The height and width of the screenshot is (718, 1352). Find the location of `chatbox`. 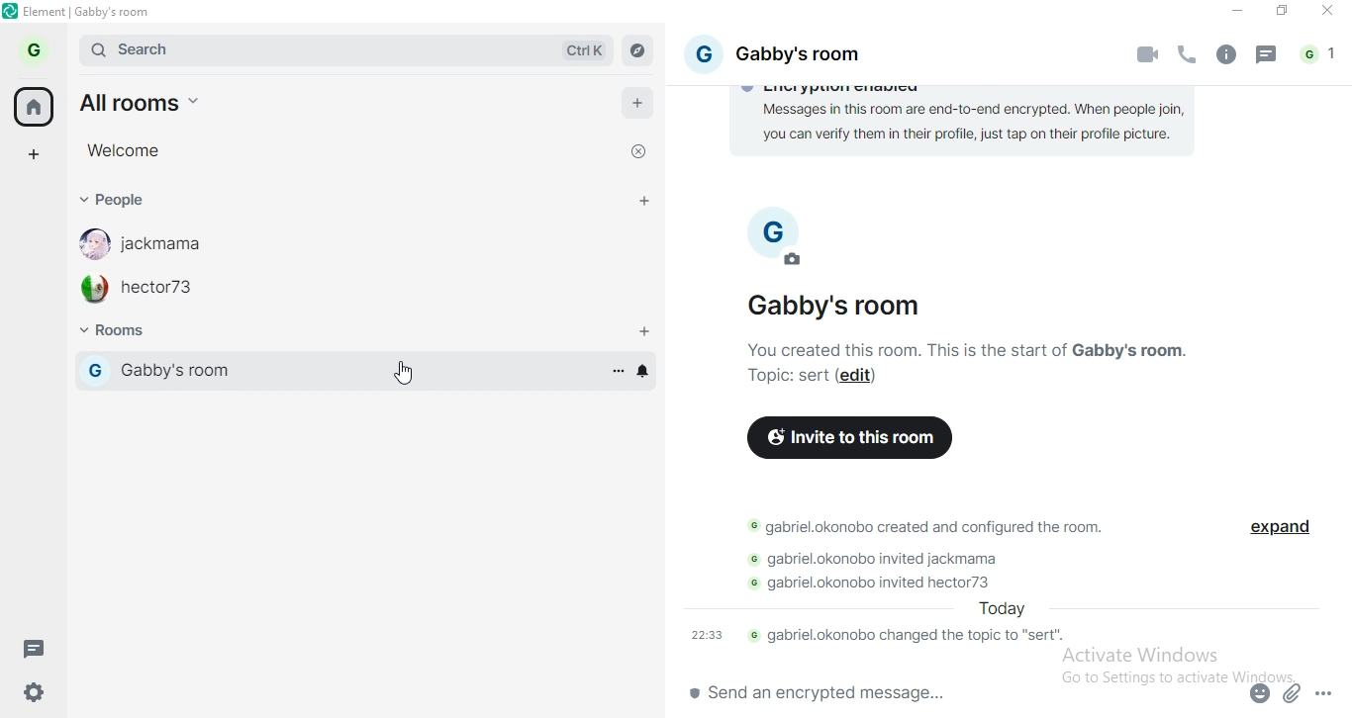

chatbox is located at coordinates (949, 695).